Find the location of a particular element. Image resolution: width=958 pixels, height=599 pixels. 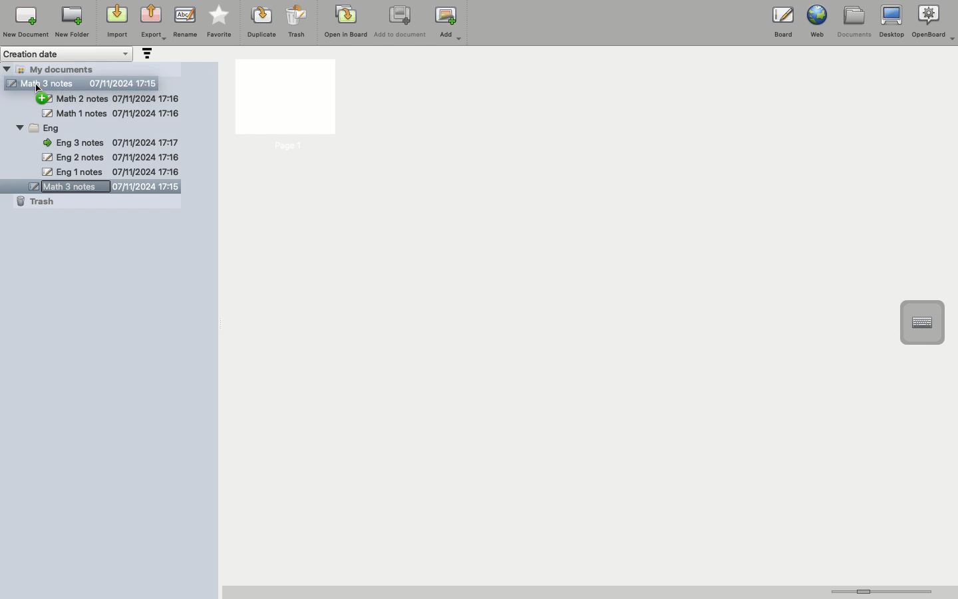

Import is located at coordinates (116, 22).